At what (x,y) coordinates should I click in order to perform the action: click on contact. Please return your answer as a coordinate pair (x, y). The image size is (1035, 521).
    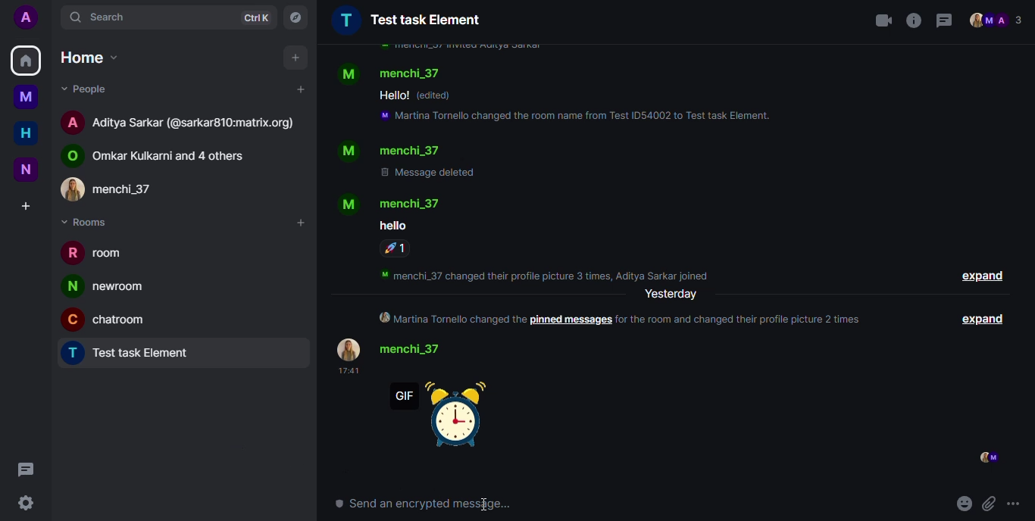
    Looking at the image, I should click on (392, 203).